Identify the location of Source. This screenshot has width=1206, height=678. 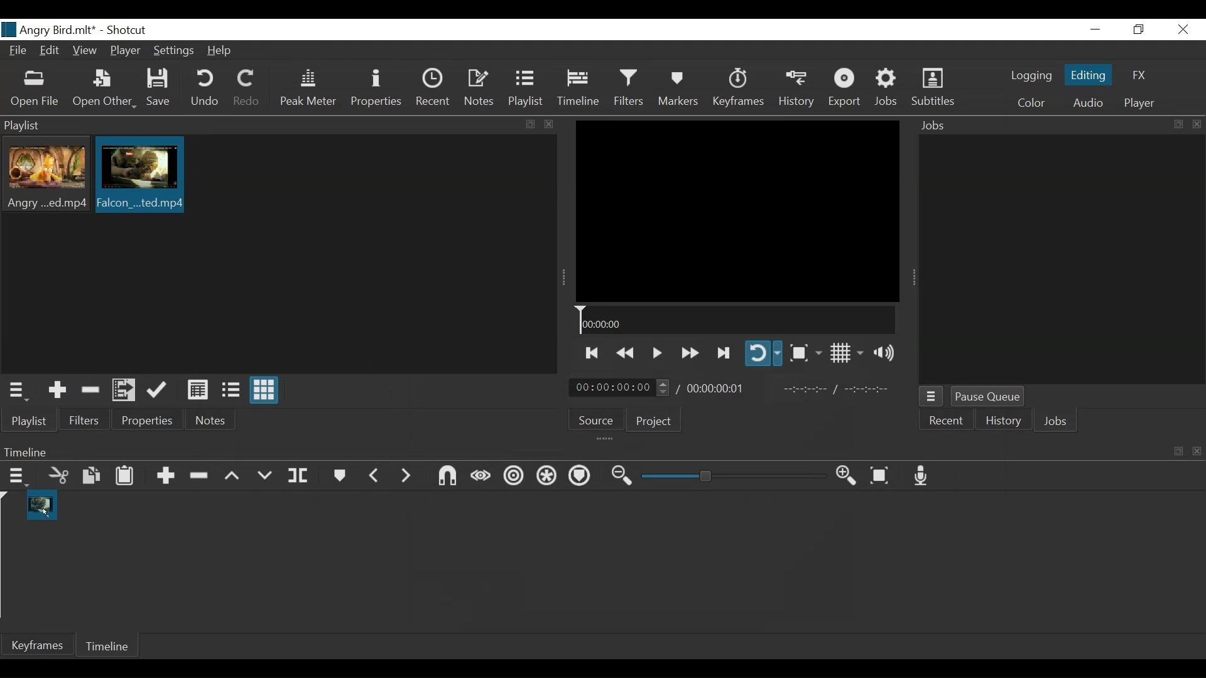
(600, 419).